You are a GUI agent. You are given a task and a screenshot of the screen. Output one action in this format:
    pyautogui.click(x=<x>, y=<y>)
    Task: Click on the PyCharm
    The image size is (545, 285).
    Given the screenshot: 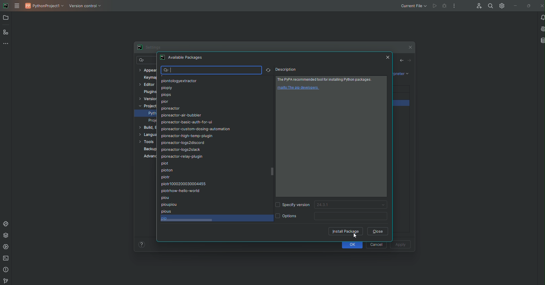 What is the action you would take?
    pyautogui.click(x=5, y=5)
    